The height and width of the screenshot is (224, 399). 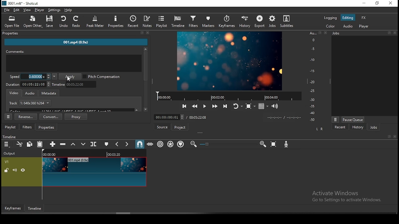 I want to click on player, so click(x=364, y=26).